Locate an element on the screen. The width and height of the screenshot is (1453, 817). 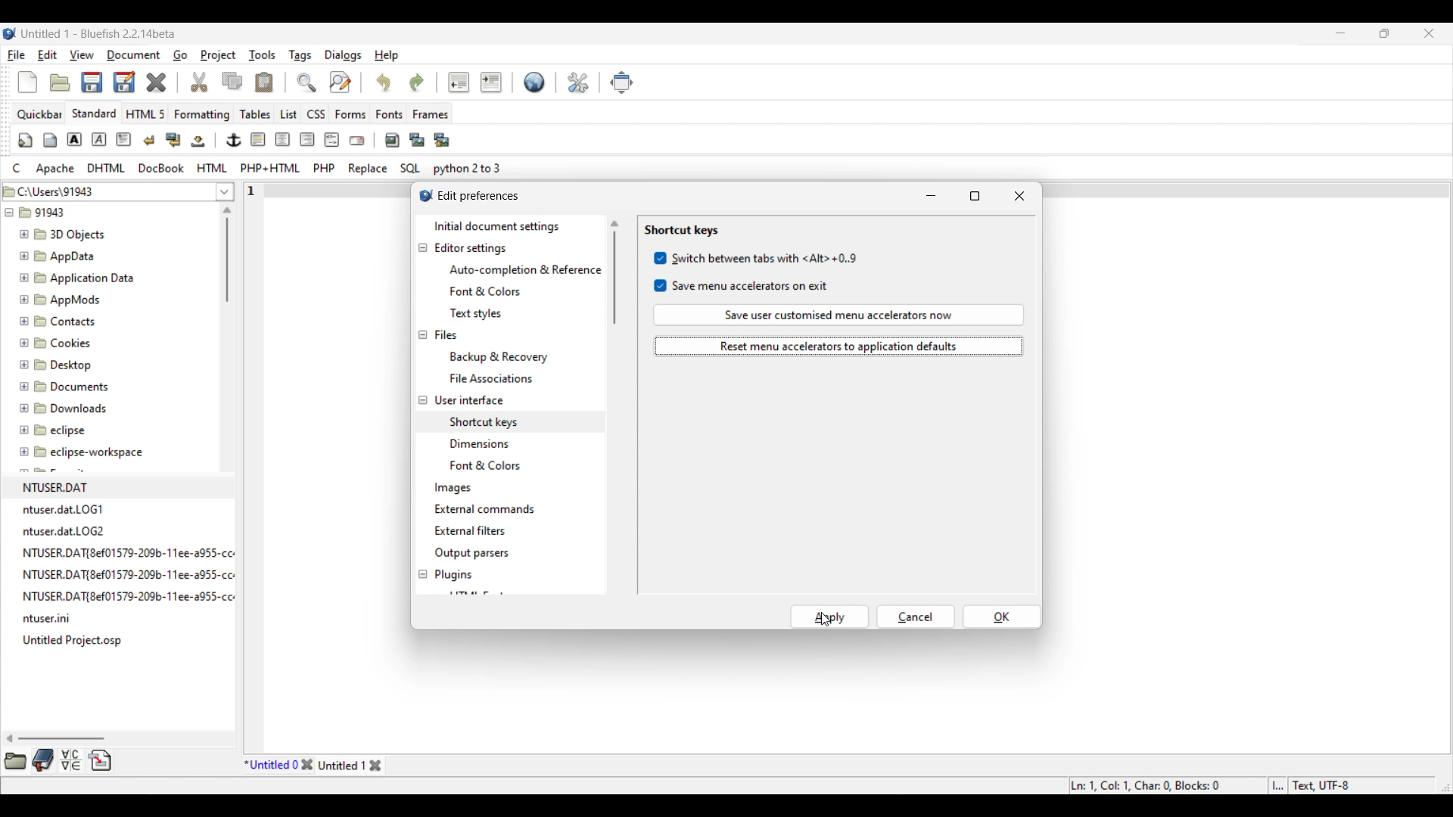
Paste is located at coordinates (264, 82).